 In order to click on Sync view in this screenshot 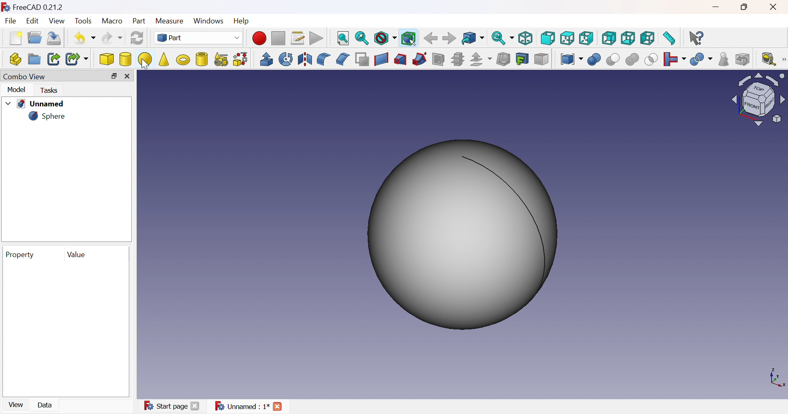, I will do `click(504, 38)`.